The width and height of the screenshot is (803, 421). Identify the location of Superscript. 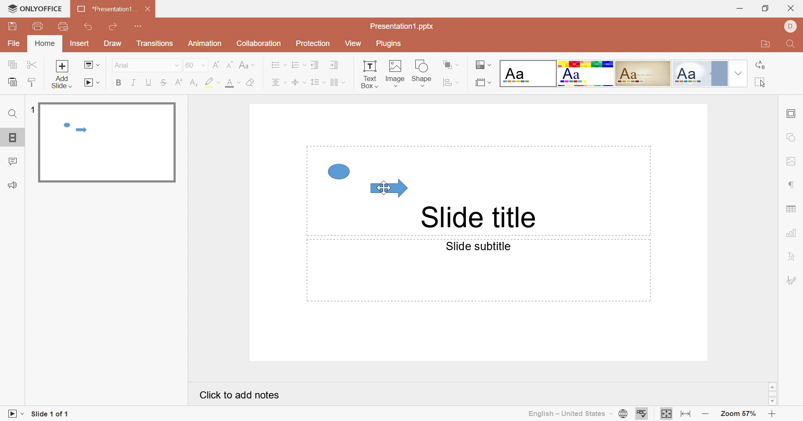
(179, 83).